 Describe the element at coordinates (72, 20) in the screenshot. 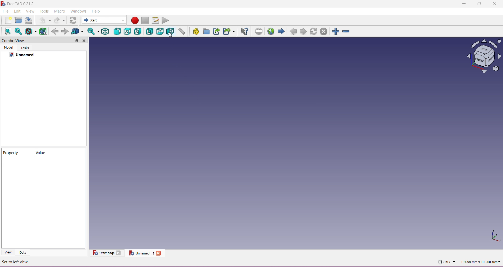

I see `Workbench Selector` at that location.